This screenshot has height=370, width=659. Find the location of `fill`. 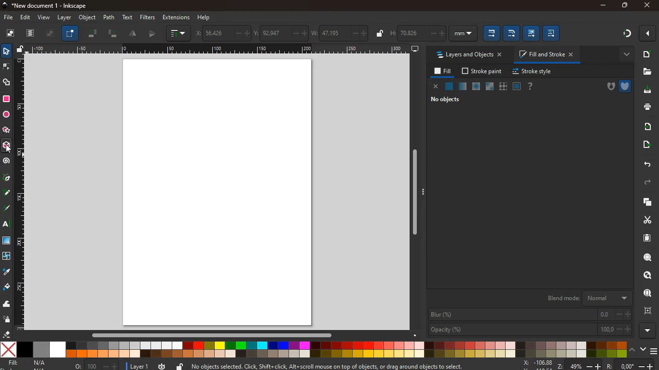

fill is located at coordinates (441, 71).